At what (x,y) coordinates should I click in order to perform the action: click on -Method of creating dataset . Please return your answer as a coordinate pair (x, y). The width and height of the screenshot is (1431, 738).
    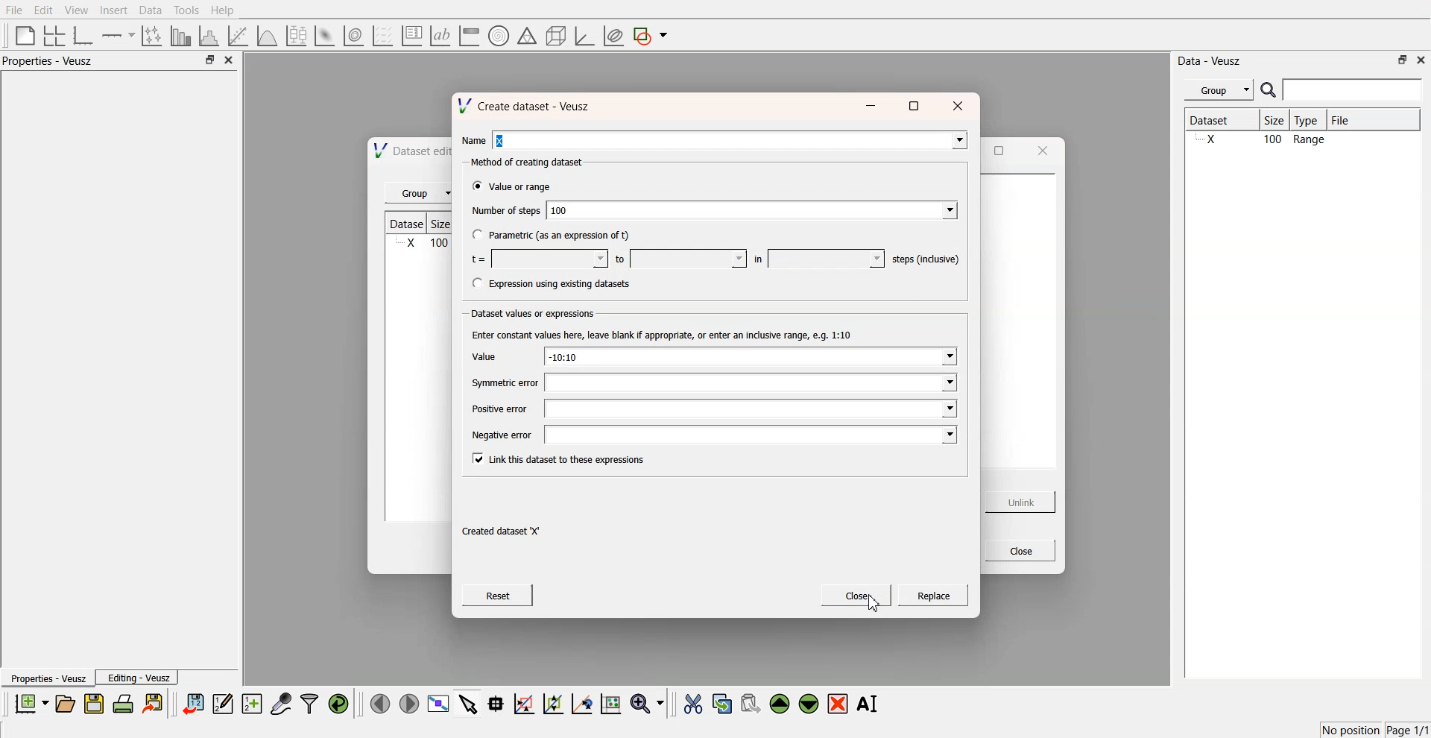
    Looking at the image, I should click on (530, 163).